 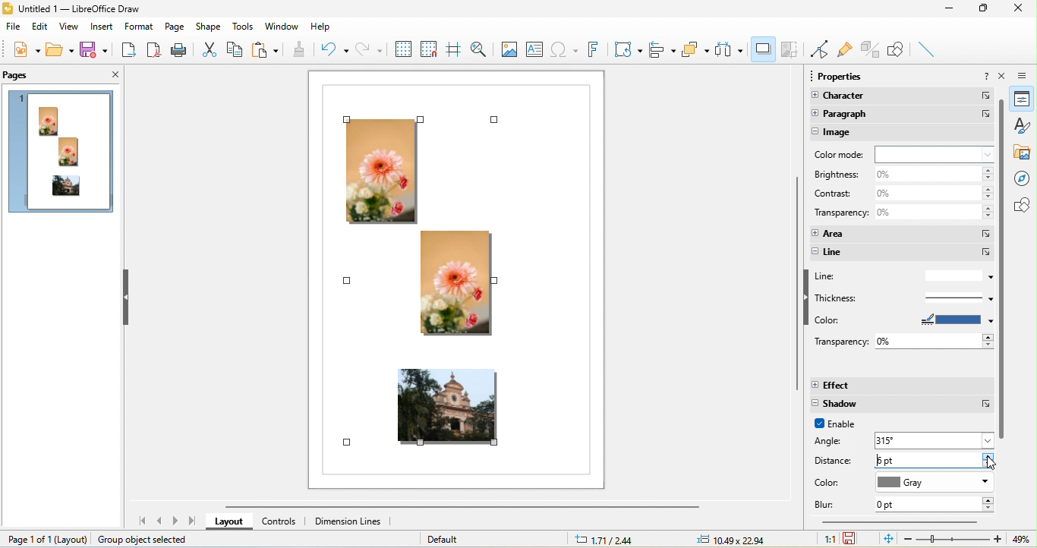 I want to click on first page, so click(x=140, y=522).